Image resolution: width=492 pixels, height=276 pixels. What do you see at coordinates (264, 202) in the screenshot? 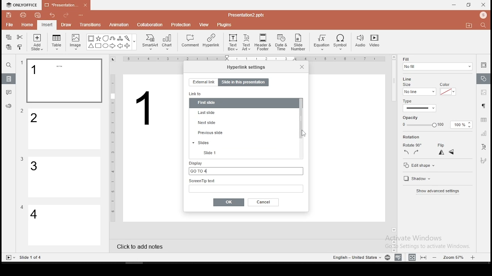
I see `cancel` at bounding box center [264, 202].